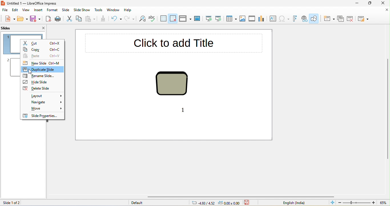 The width and height of the screenshot is (390, 206). What do you see at coordinates (362, 203) in the screenshot?
I see `zoom` at bounding box center [362, 203].